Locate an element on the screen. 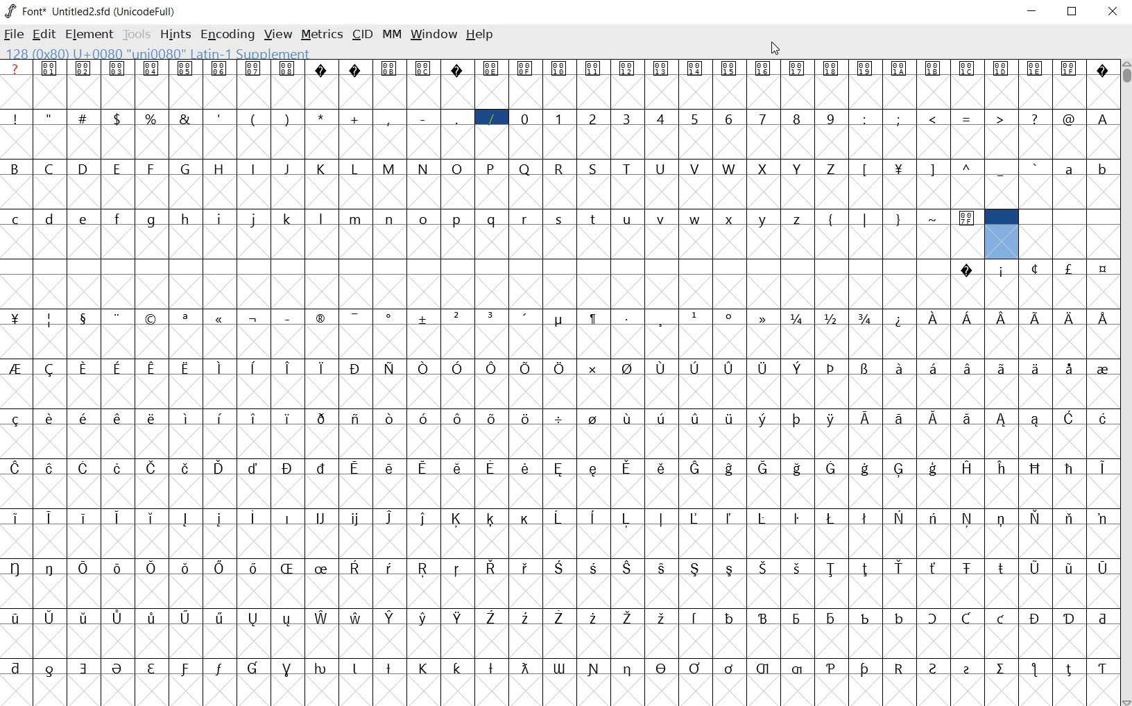 This screenshot has height=706, width=1132. Symbol is located at coordinates (17, 517).